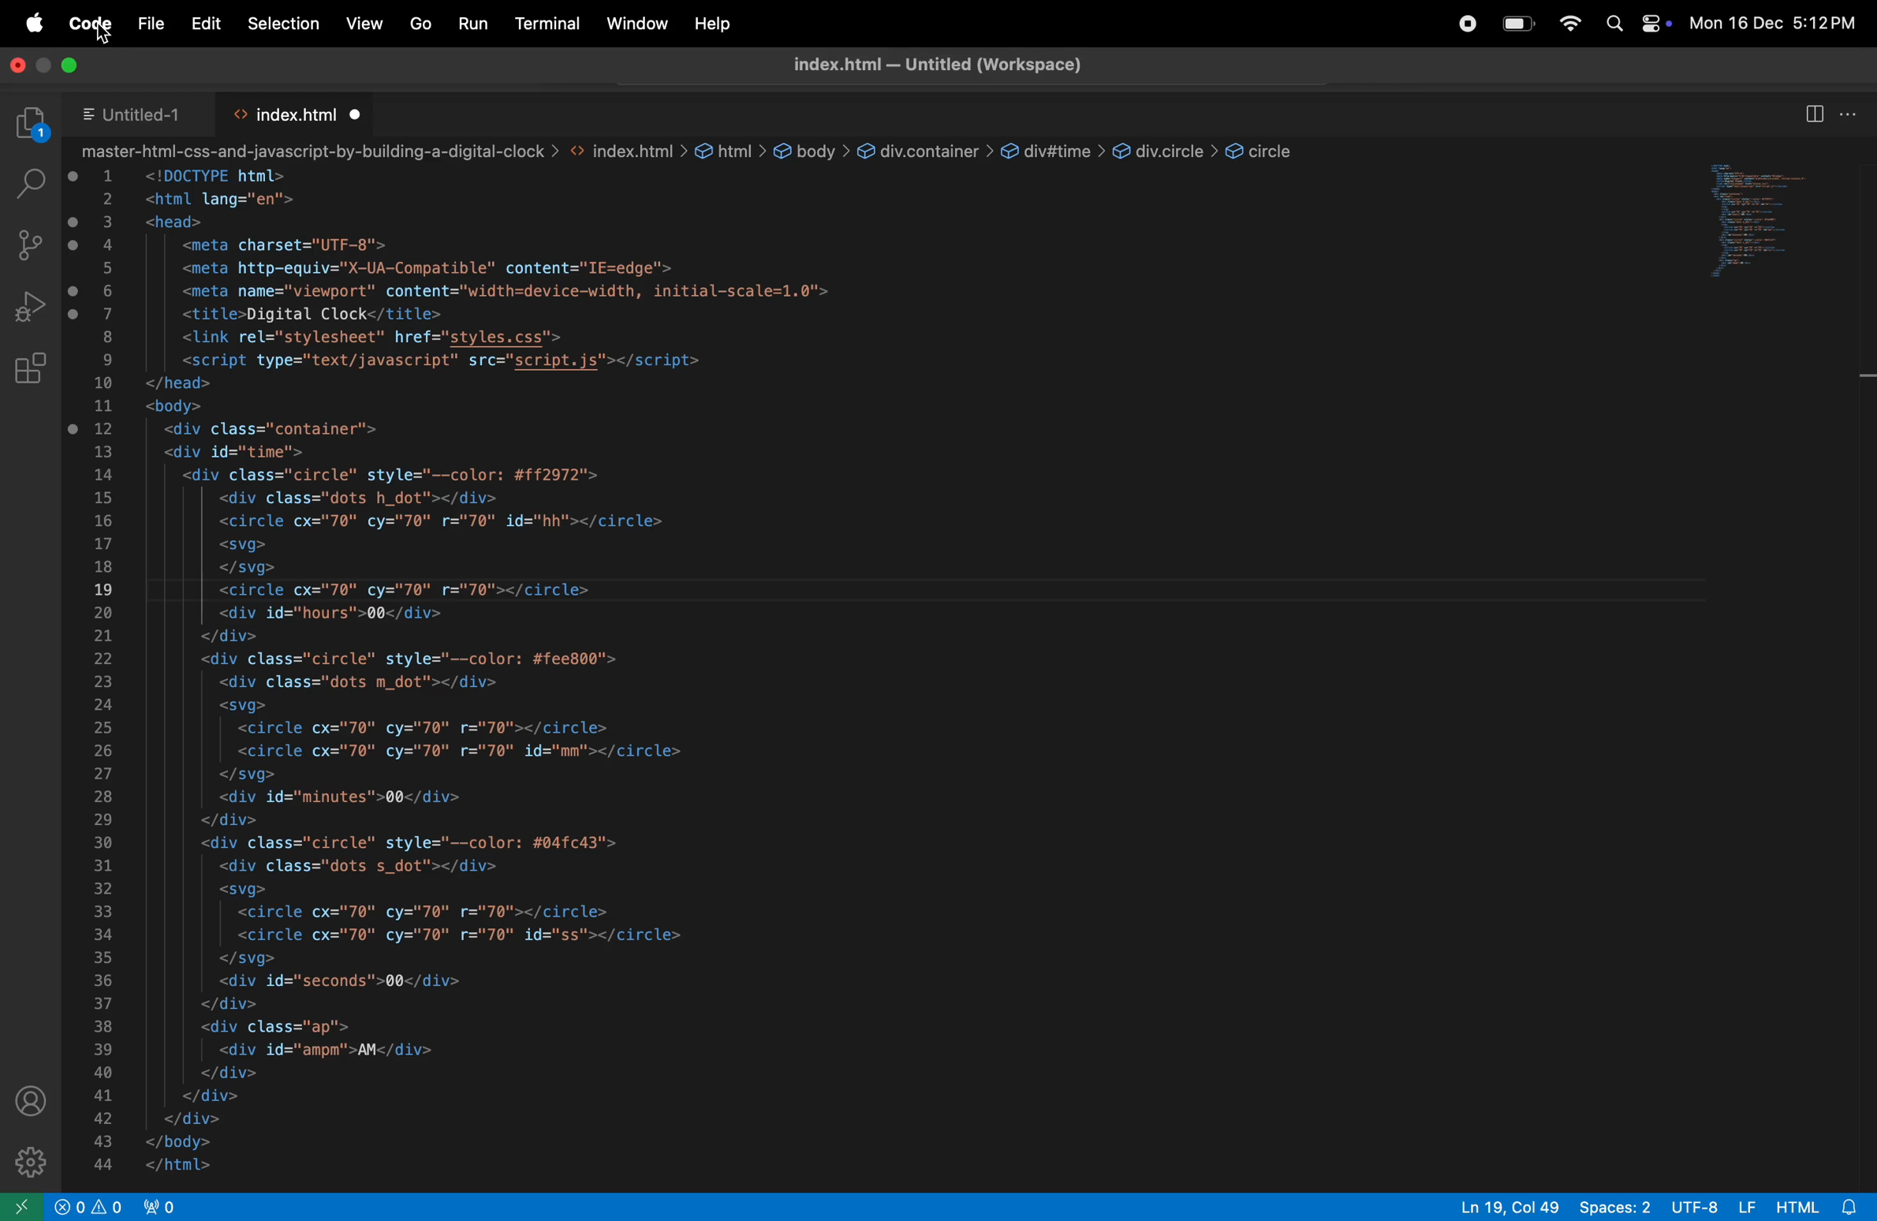  I want to click on <link rel="stylesheet" href="styles.css">, so click(368, 337).